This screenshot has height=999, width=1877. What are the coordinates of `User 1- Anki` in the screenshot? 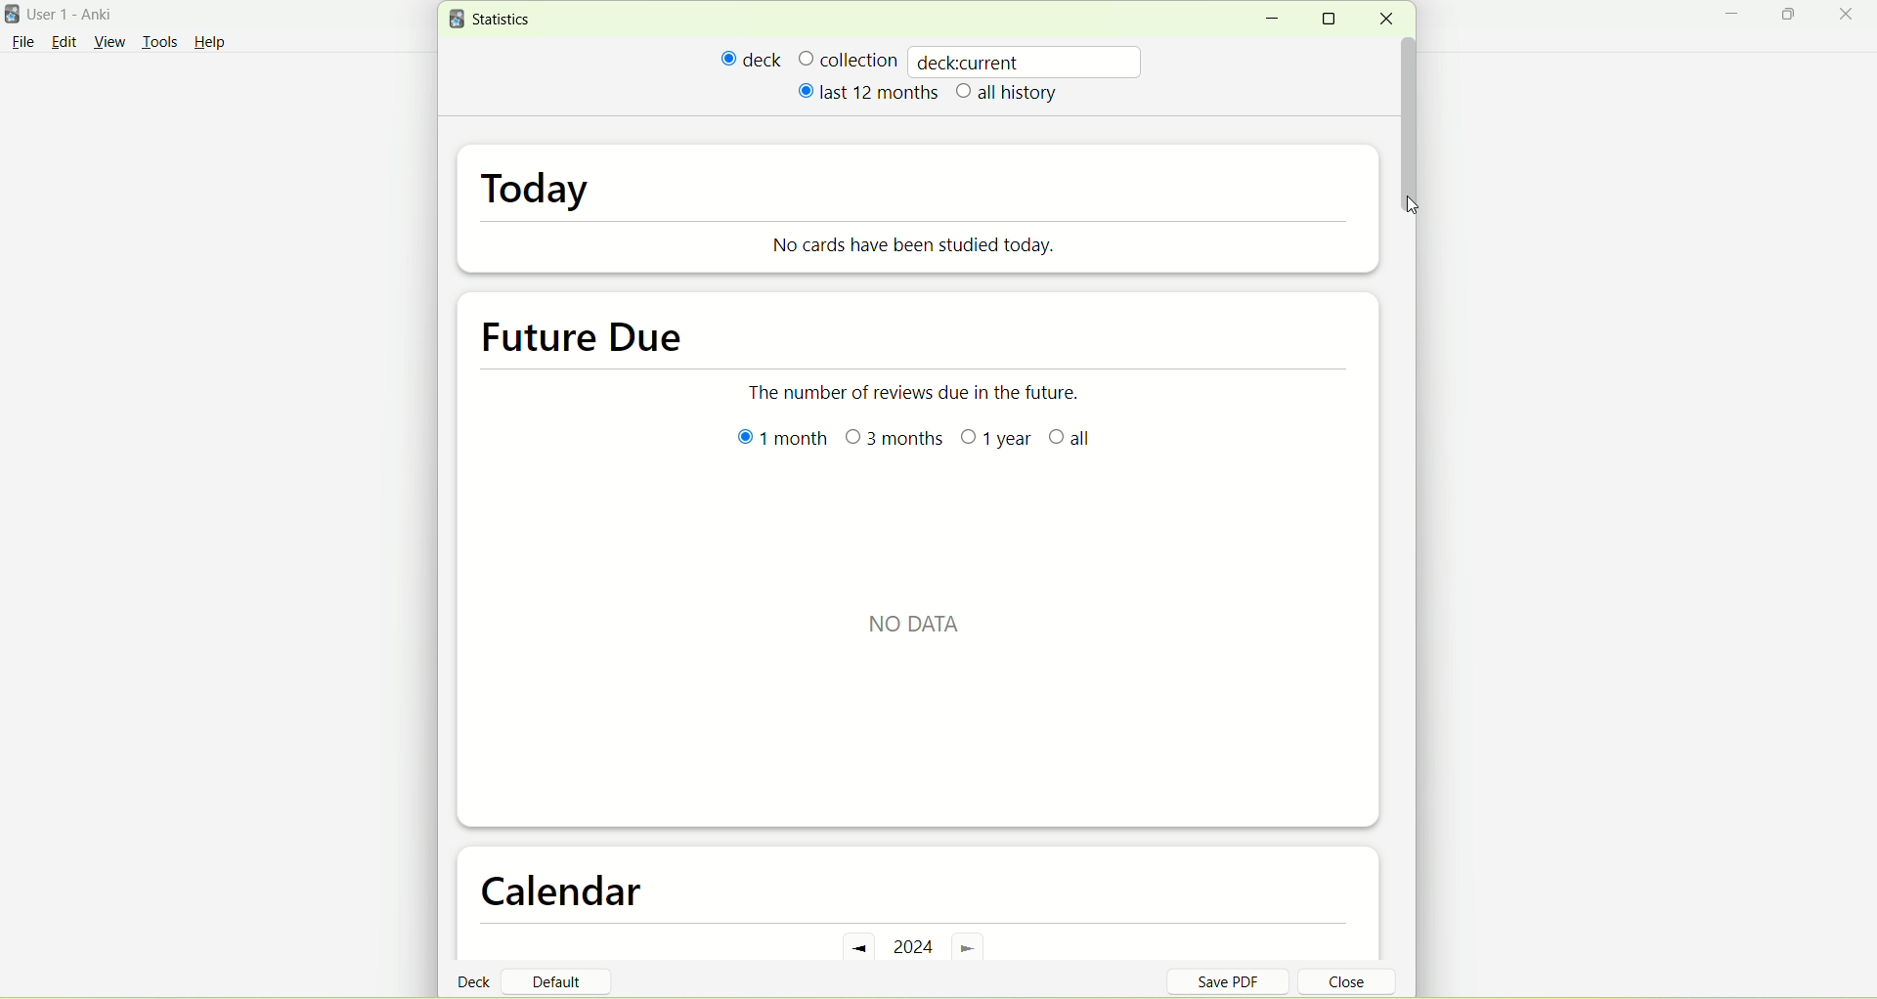 It's located at (83, 18).